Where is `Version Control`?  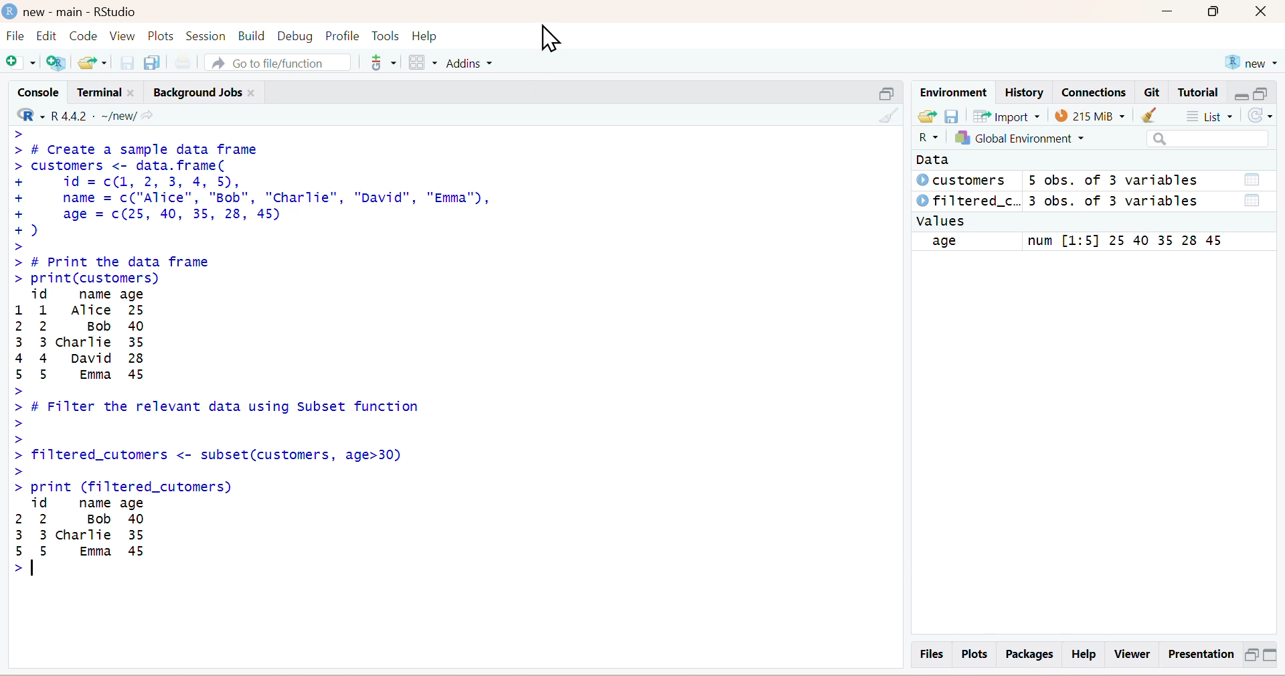
Version Control is located at coordinates (383, 60).